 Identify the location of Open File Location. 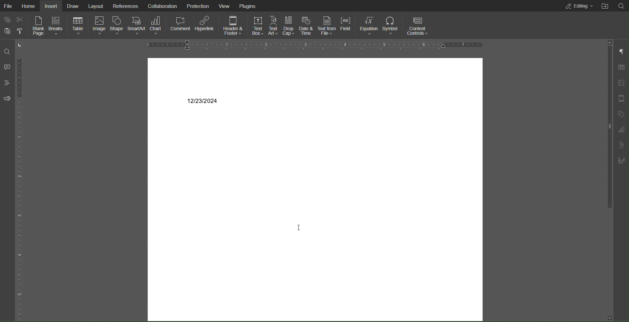
(605, 6).